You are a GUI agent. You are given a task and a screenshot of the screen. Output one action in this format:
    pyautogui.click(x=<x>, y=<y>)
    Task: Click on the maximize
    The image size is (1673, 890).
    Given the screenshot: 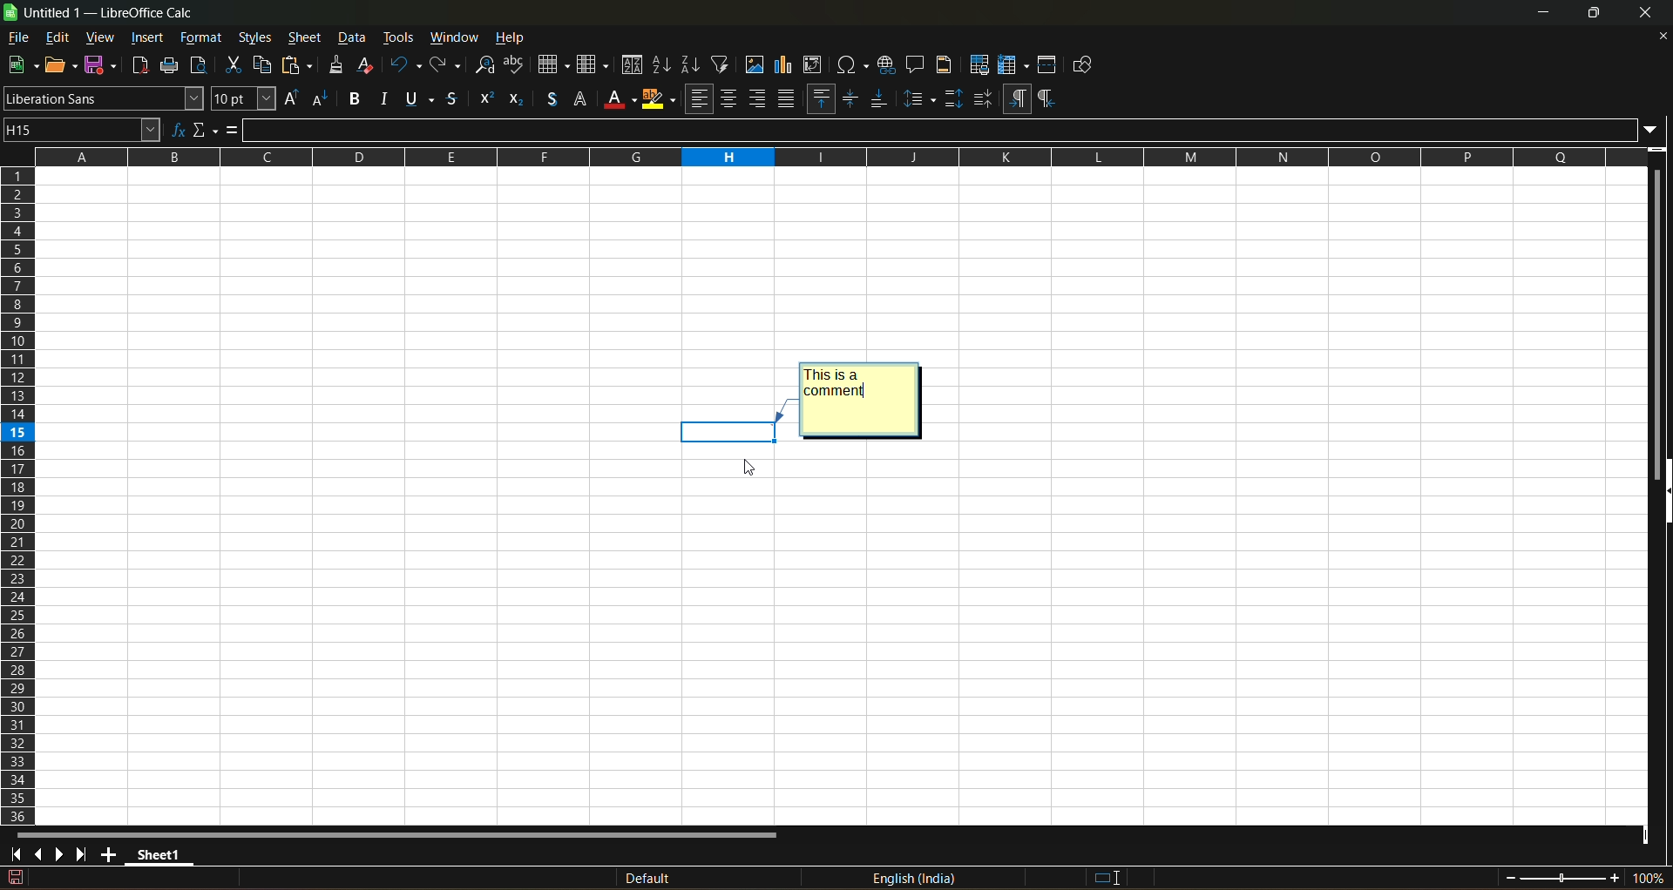 What is the action you would take?
    pyautogui.click(x=1592, y=13)
    